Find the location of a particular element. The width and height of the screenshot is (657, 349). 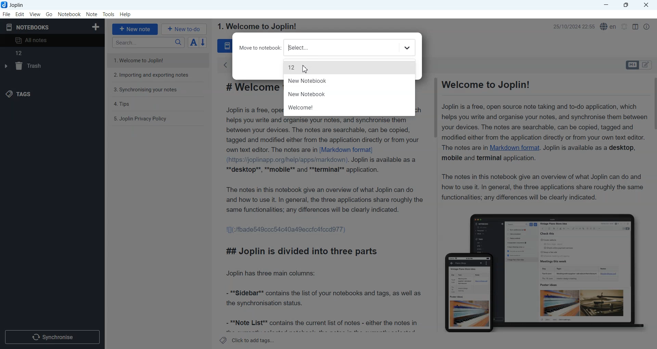

3. Synchronising your notes is located at coordinates (145, 90).